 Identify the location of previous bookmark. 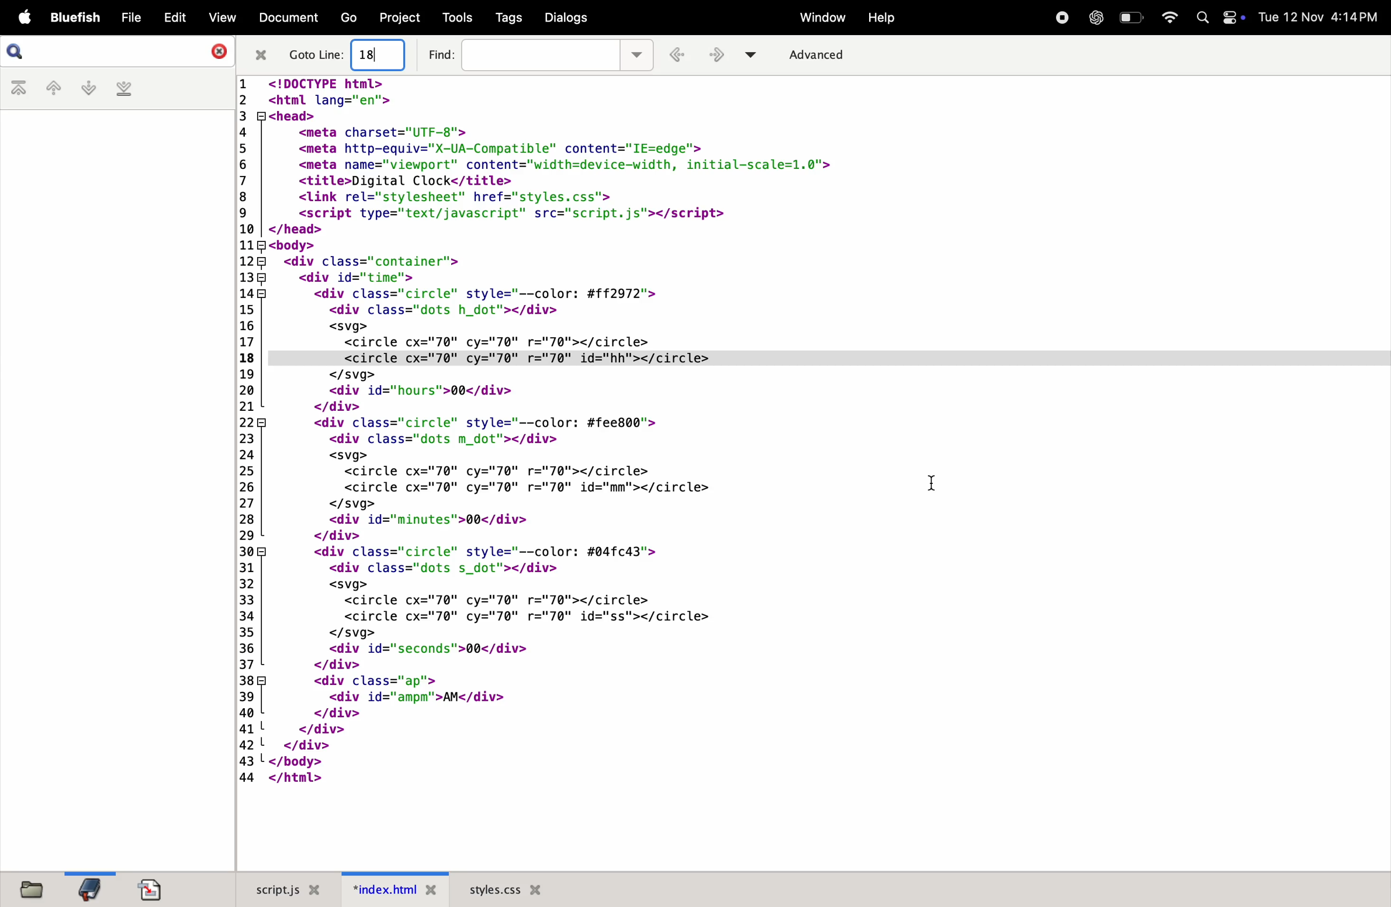
(51, 89).